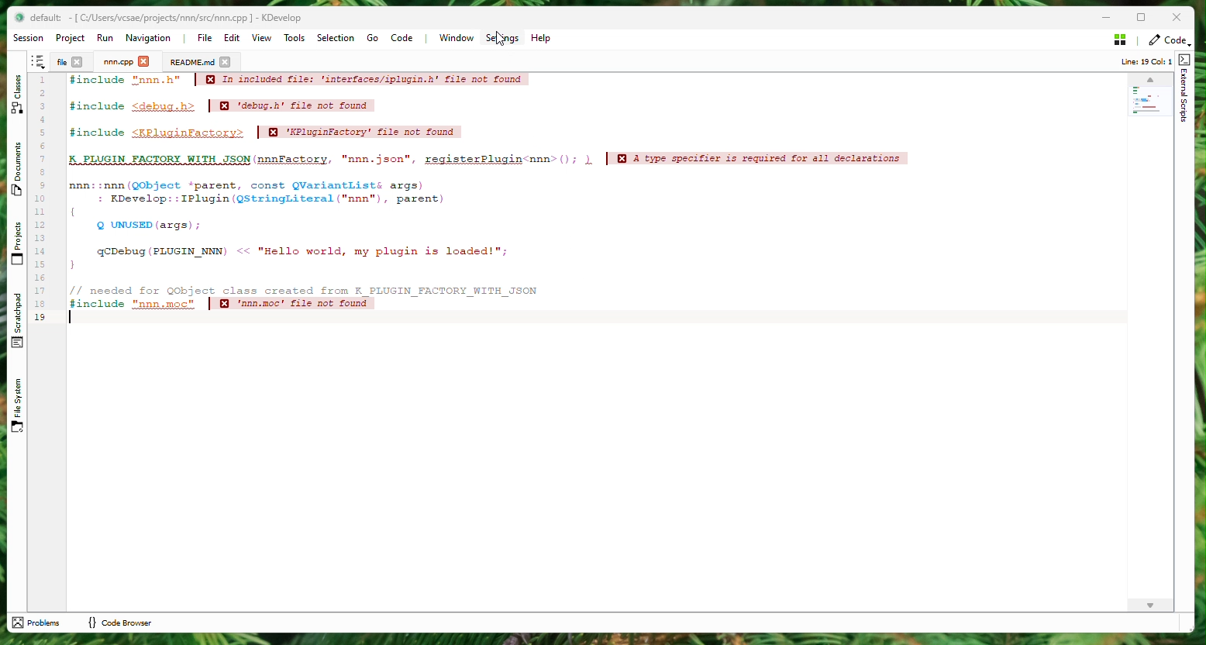  I want to click on Code, so click(1167, 40).